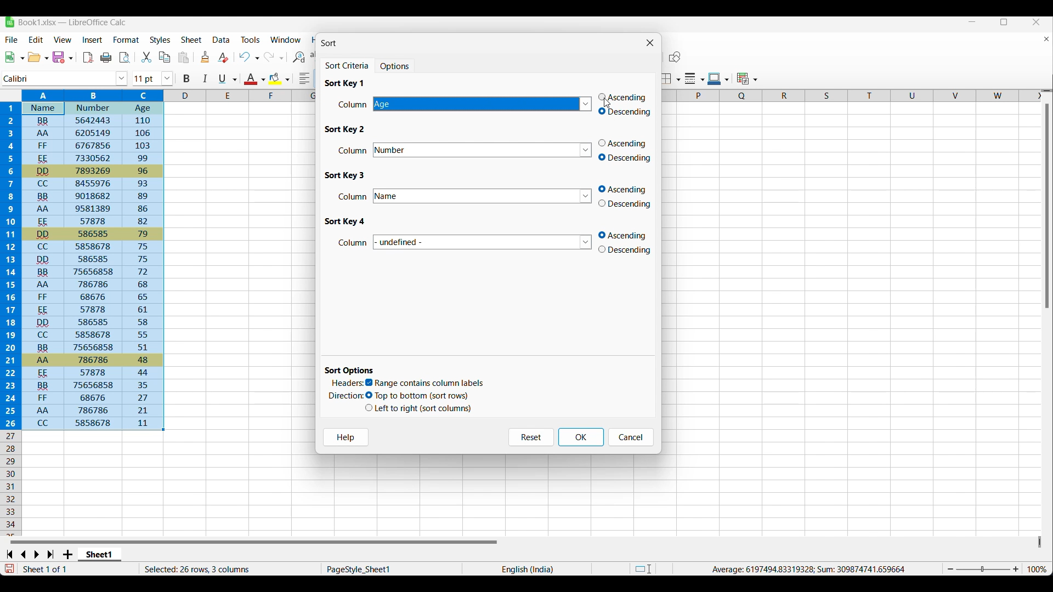 The height and width of the screenshot is (592, 1053). I want to click on Section title, so click(350, 371).